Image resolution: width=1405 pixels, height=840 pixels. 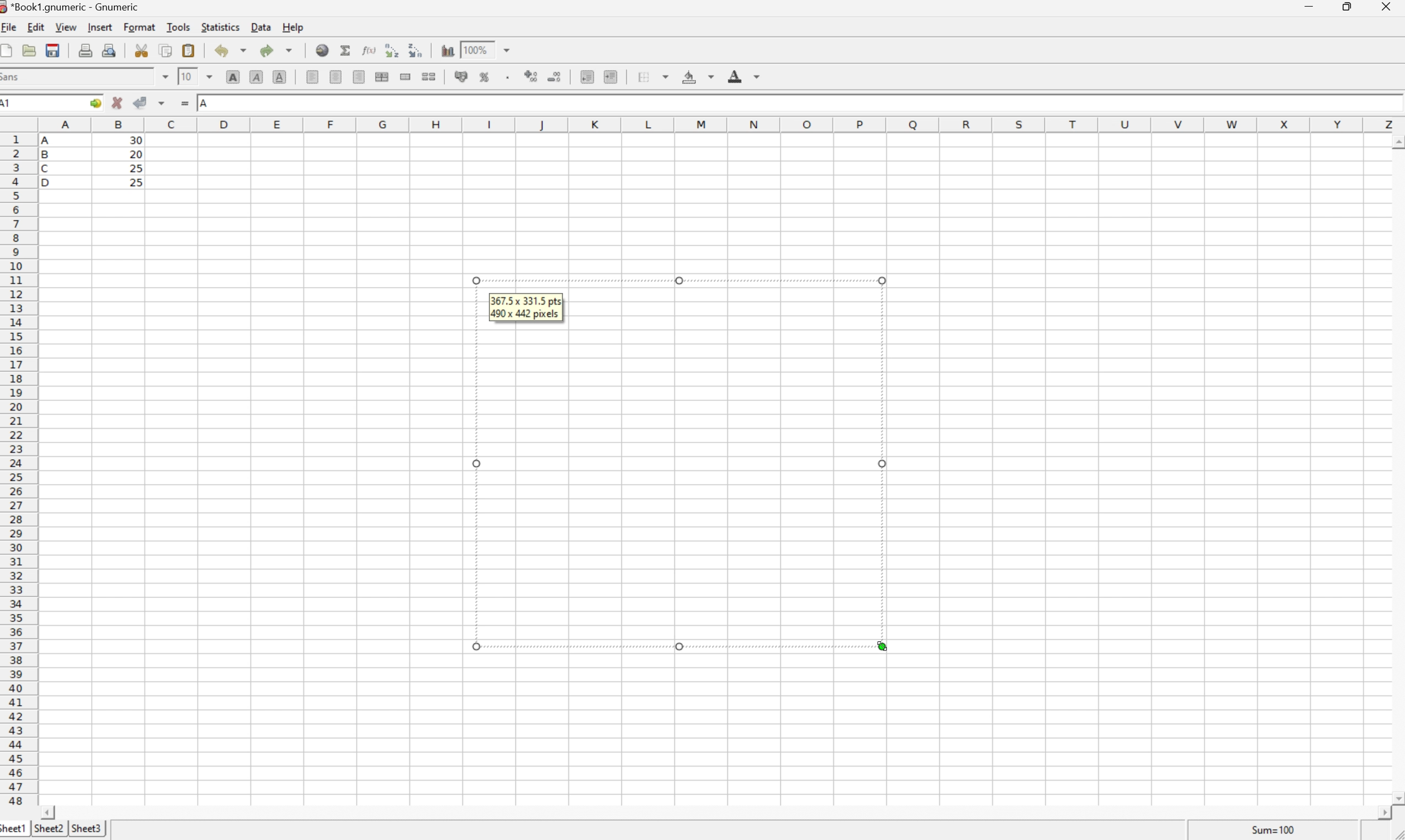 I want to click on Sheet2, so click(x=49, y=829).